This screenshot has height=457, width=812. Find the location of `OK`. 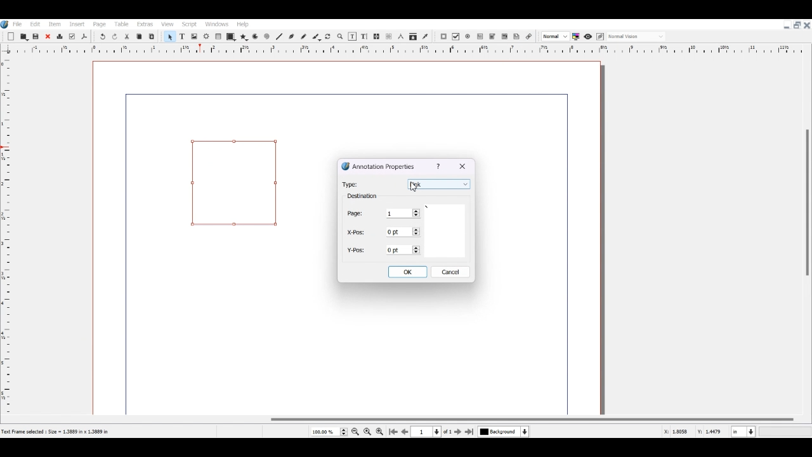

OK is located at coordinates (407, 272).